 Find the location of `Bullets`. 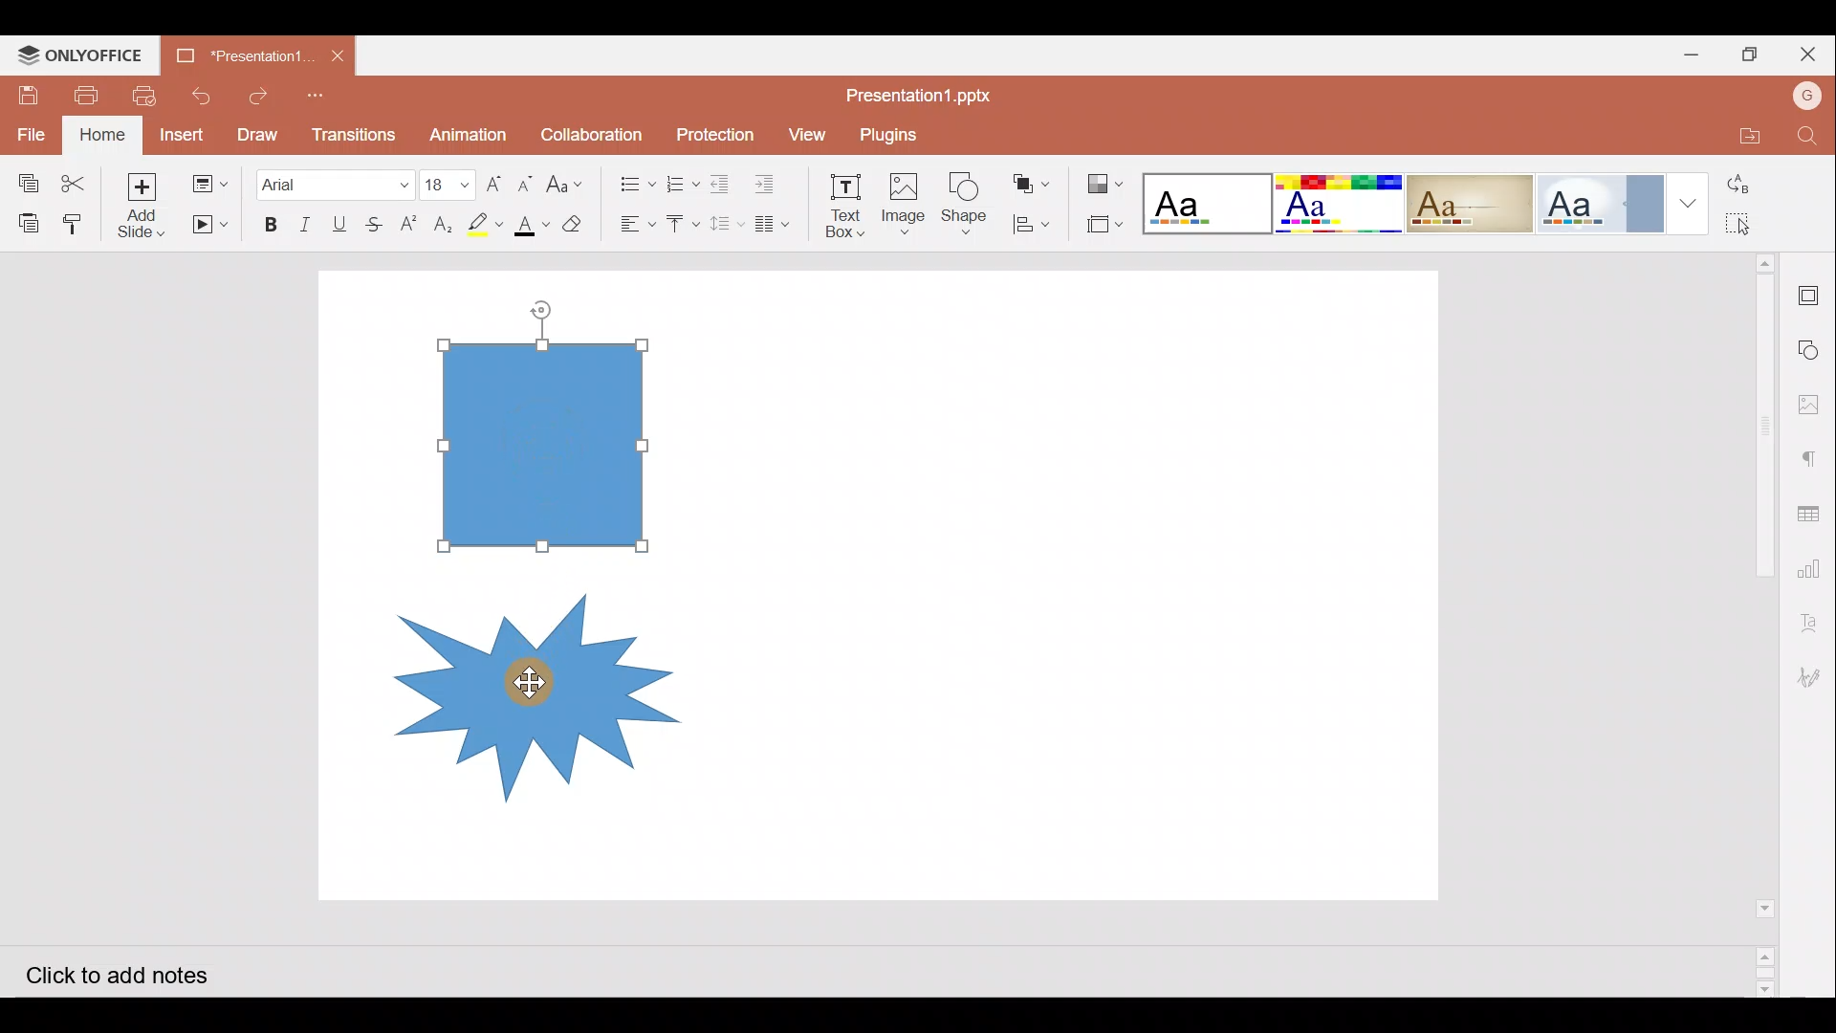

Bullets is located at coordinates (630, 179).